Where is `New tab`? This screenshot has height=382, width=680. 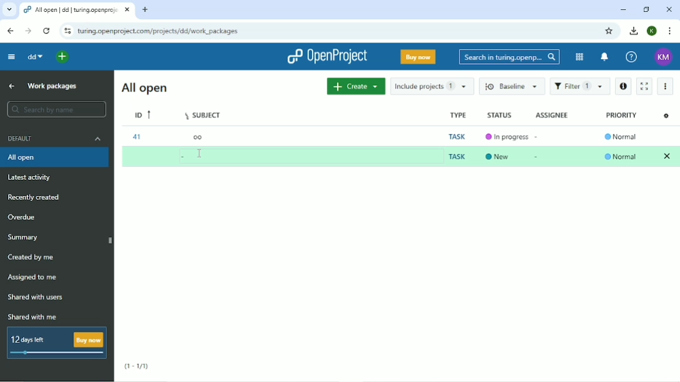
New tab is located at coordinates (145, 10).